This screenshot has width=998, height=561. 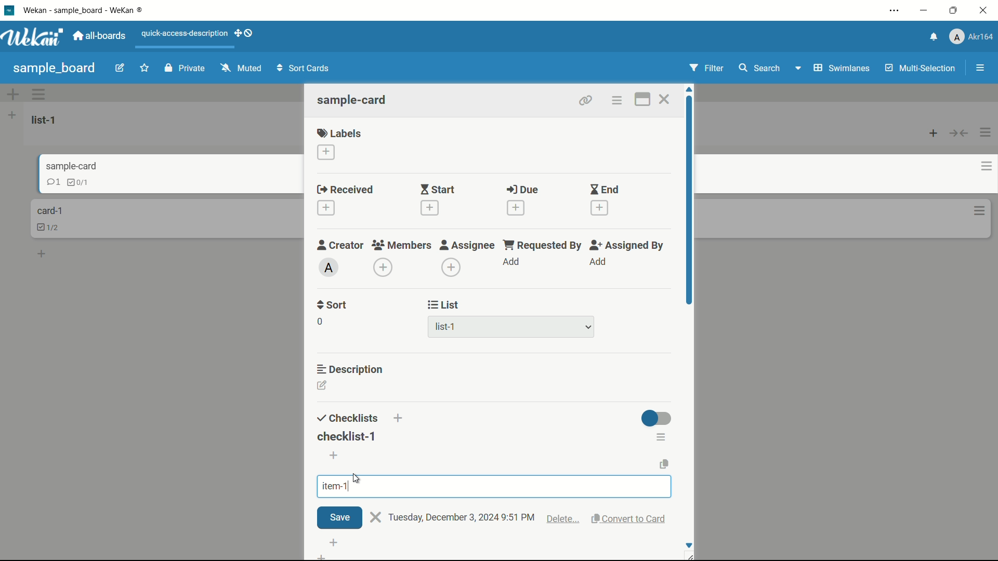 I want to click on close app, so click(x=983, y=10).